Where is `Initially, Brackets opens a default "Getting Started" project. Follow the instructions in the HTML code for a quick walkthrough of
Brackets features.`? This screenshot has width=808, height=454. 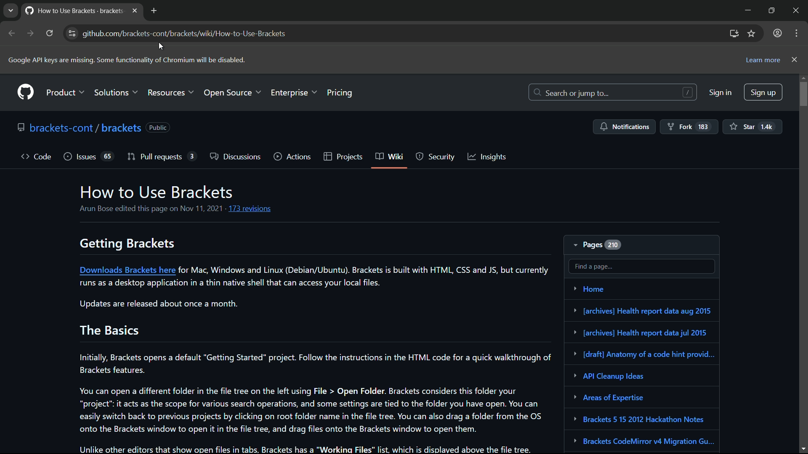 Initially, Brackets opens a default "Getting Started" project. Follow the instructions in the HTML code for a quick walkthrough of
Brackets features. is located at coordinates (310, 364).